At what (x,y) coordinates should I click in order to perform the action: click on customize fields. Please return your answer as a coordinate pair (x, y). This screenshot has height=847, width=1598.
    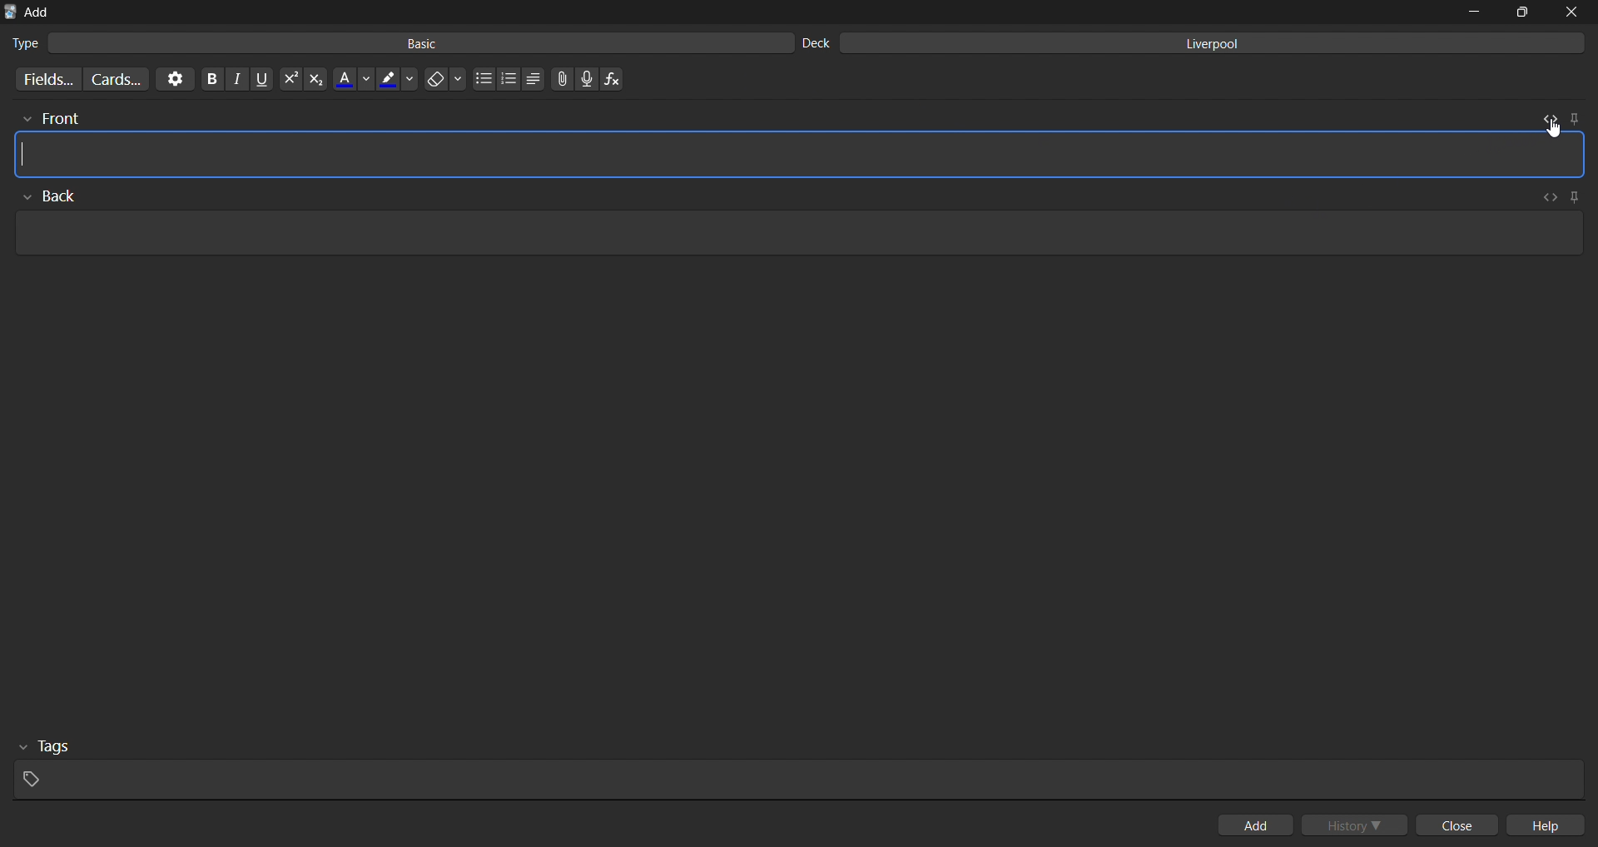
    Looking at the image, I should click on (44, 79).